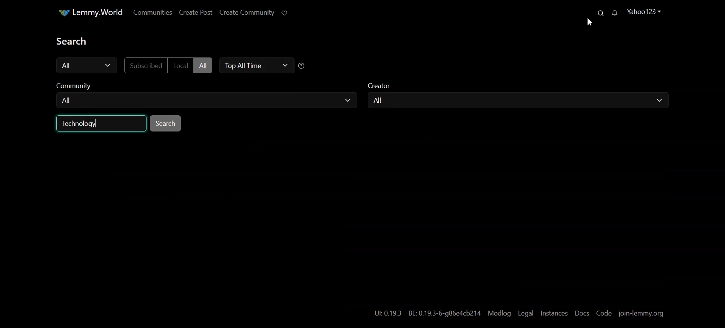 The height and width of the screenshot is (328, 725). I want to click on sorting Time, so click(303, 66).